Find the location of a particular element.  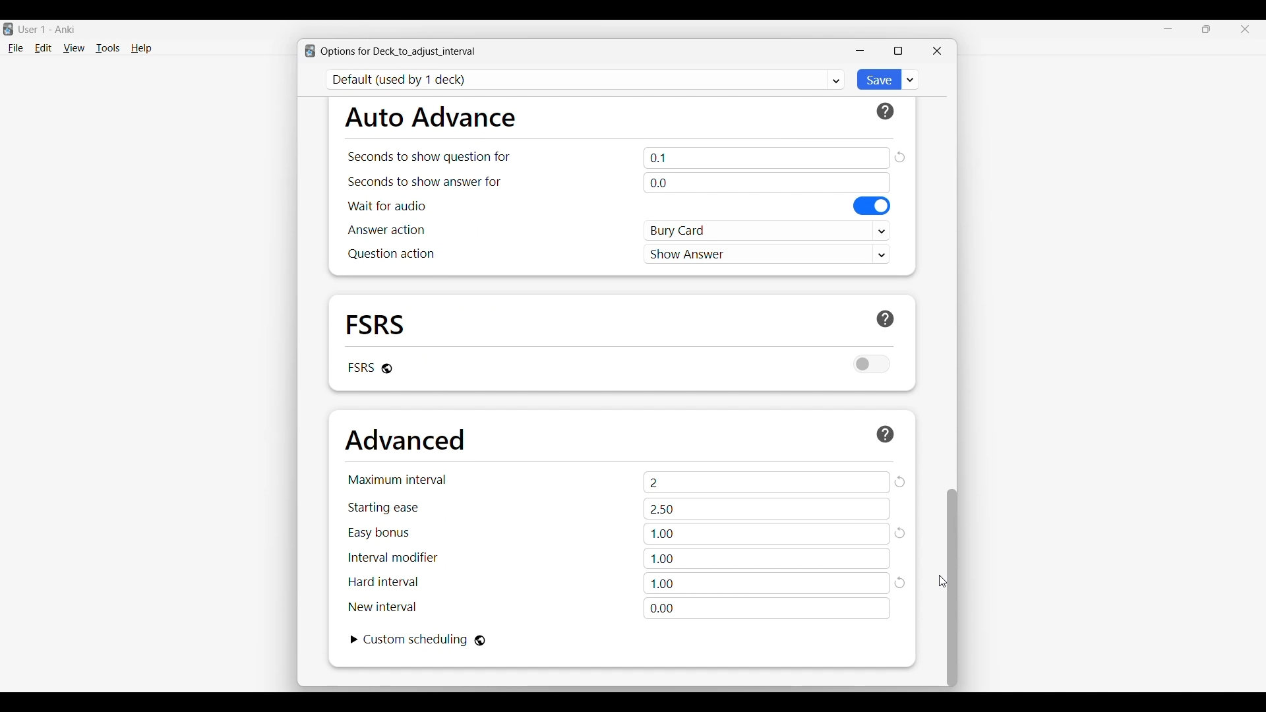

Learn more about respective section is located at coordinates (886, 111).